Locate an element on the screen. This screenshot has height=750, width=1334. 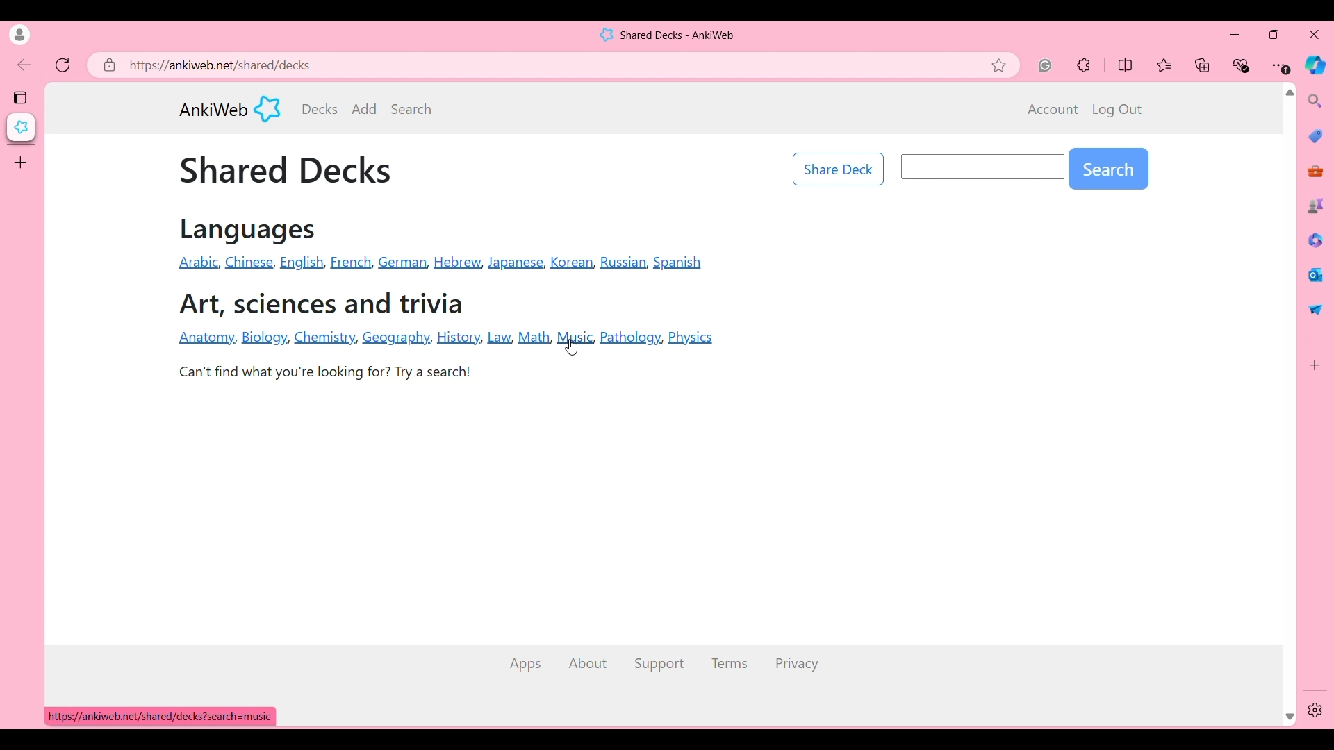
Search is located at coordinates (1109, 169).